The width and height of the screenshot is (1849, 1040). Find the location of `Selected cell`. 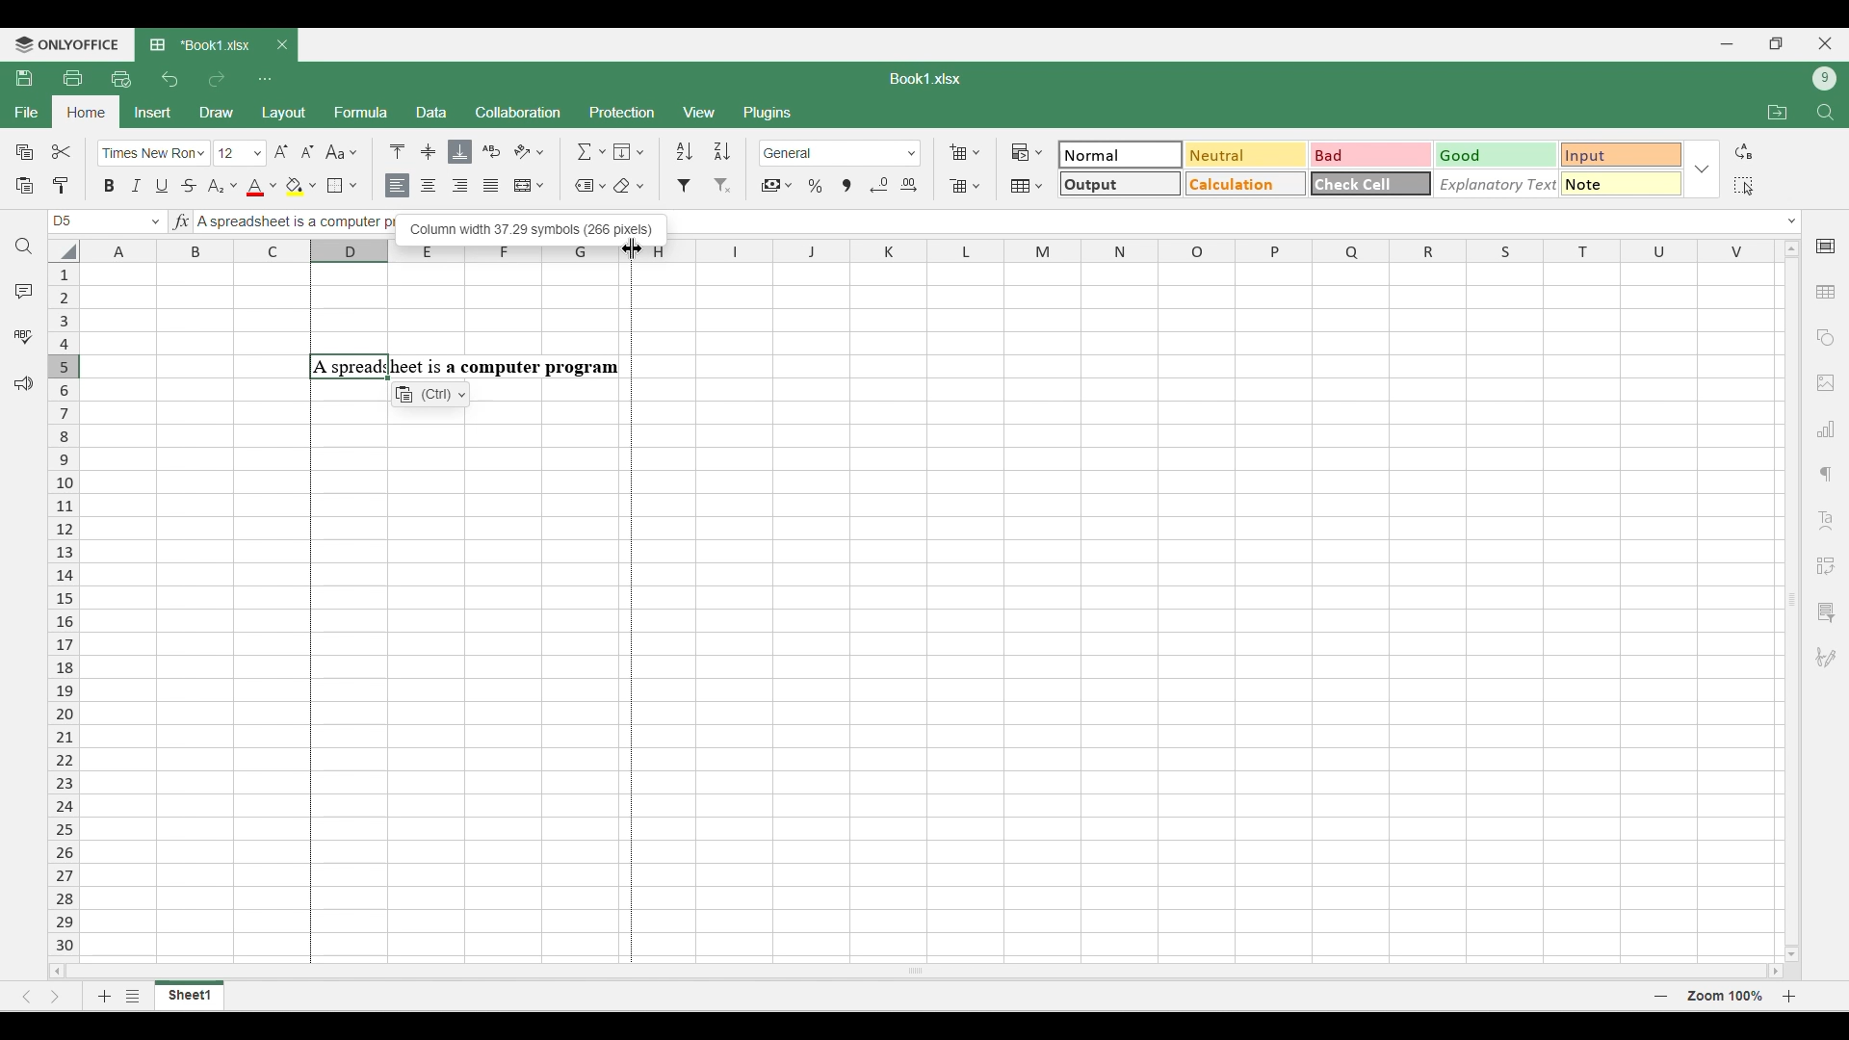

Selected cell is located at coordinates (63, 221).